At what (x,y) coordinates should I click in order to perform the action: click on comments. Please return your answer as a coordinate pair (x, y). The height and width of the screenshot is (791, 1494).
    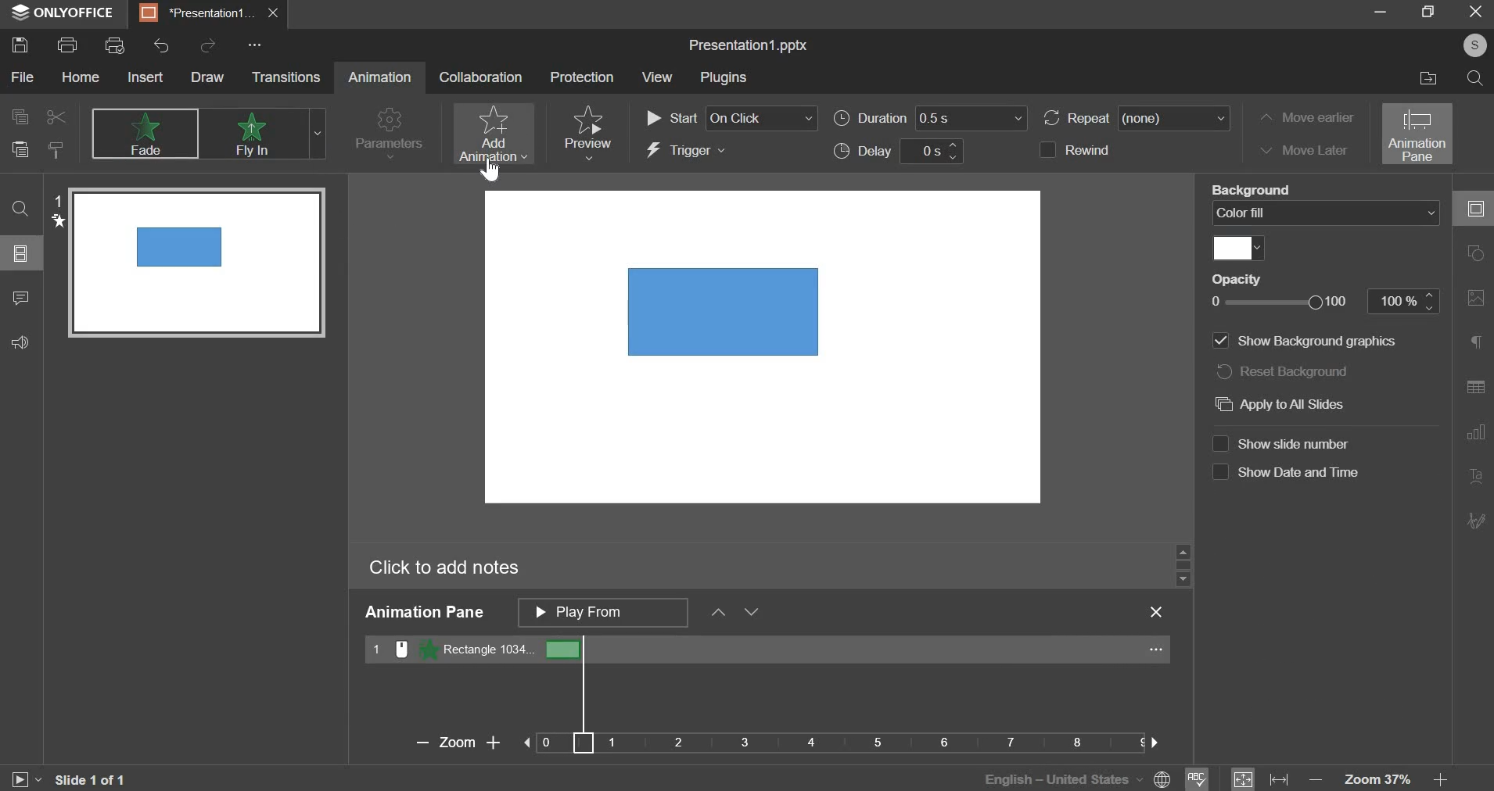
    Looking at the image, I should click on (24, 299).